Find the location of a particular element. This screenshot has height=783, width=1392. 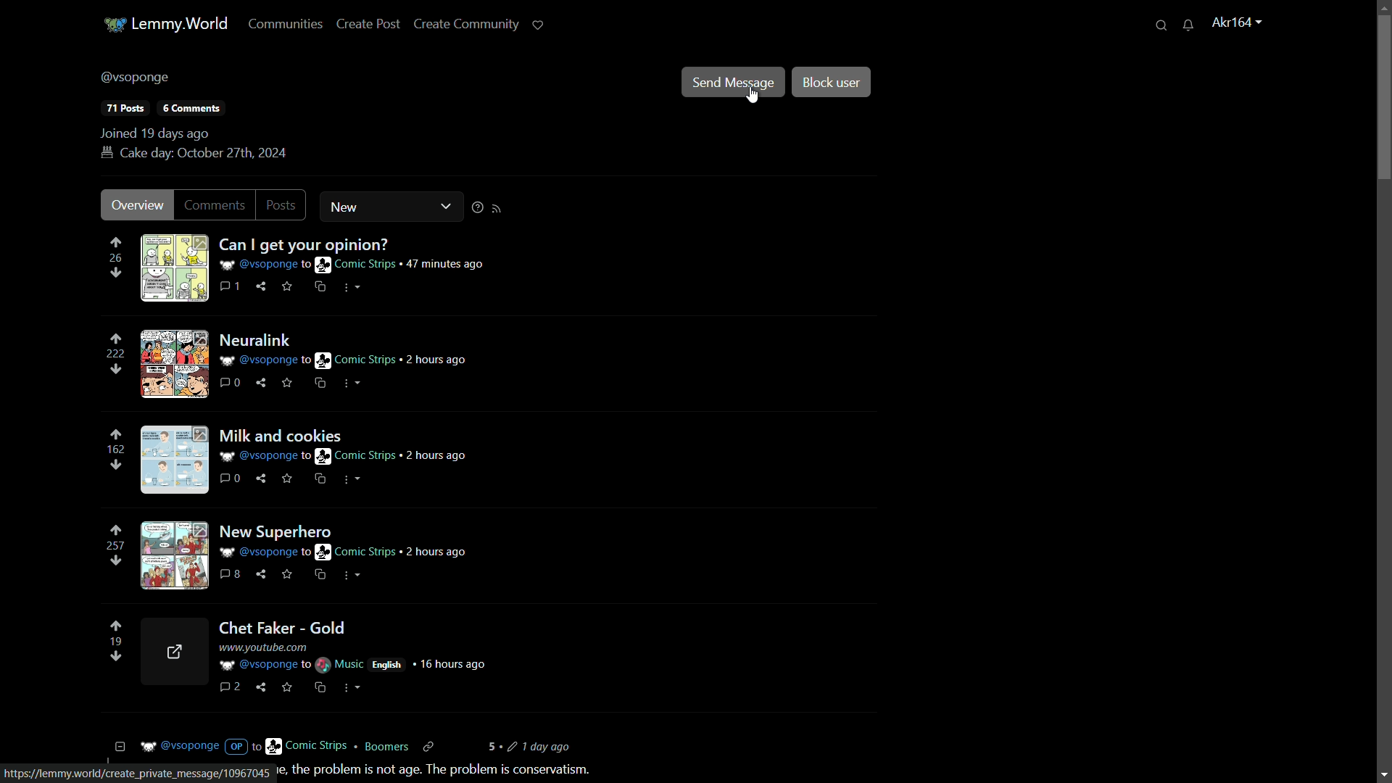

upvote is located at coordinates (115, 435).